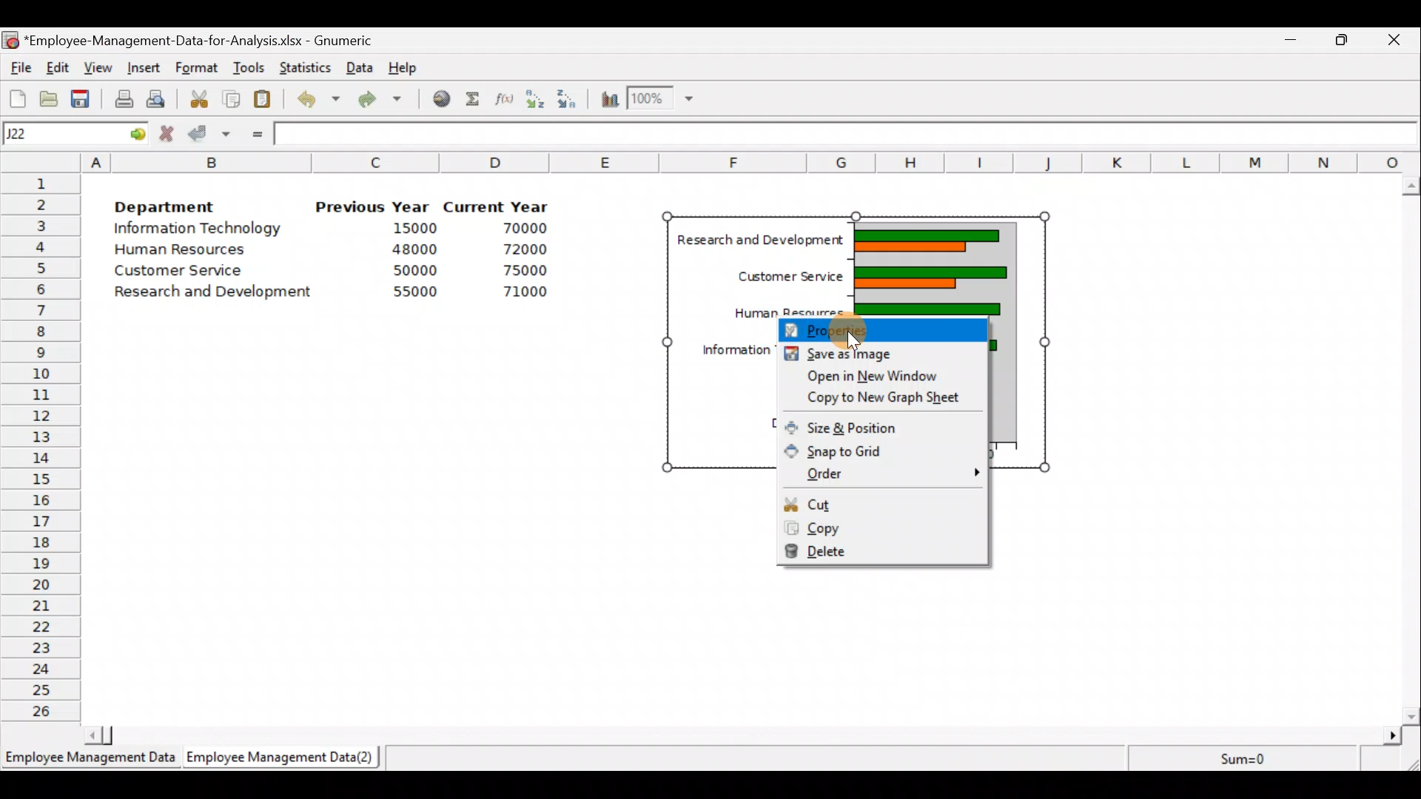 Image resolution: width=1421 pixels, height=799 pixels. What do you see at coordinates (440, 101) in the screenshot?
I see `Insert hyperlink` at bounding box center [440, 101].